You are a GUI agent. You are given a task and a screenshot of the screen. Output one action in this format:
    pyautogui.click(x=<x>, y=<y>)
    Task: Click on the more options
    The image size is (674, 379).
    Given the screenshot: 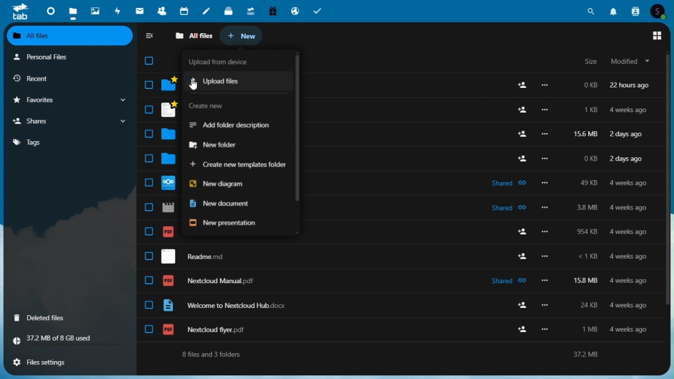 What is the action you would take?
    pyautogui.click(x=546, y=231)
    